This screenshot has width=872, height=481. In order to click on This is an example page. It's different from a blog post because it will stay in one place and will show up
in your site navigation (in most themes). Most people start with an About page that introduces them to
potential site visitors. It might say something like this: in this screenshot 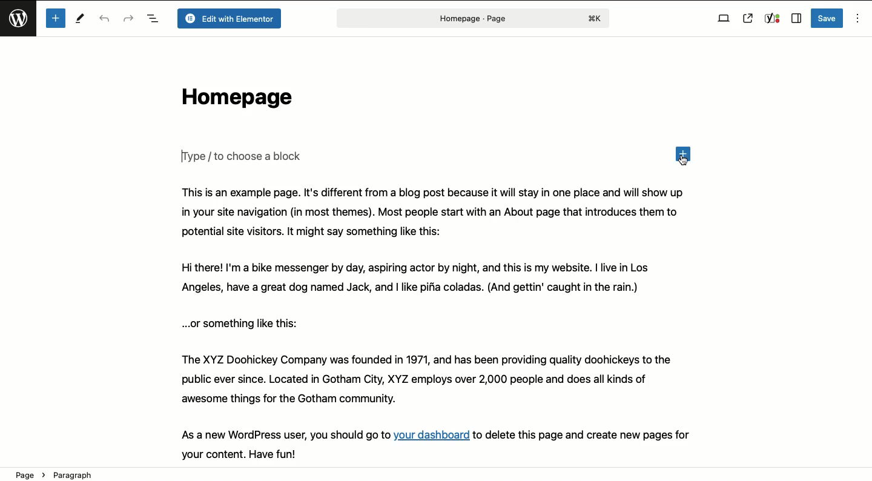, I will do `click(434, 212)`.